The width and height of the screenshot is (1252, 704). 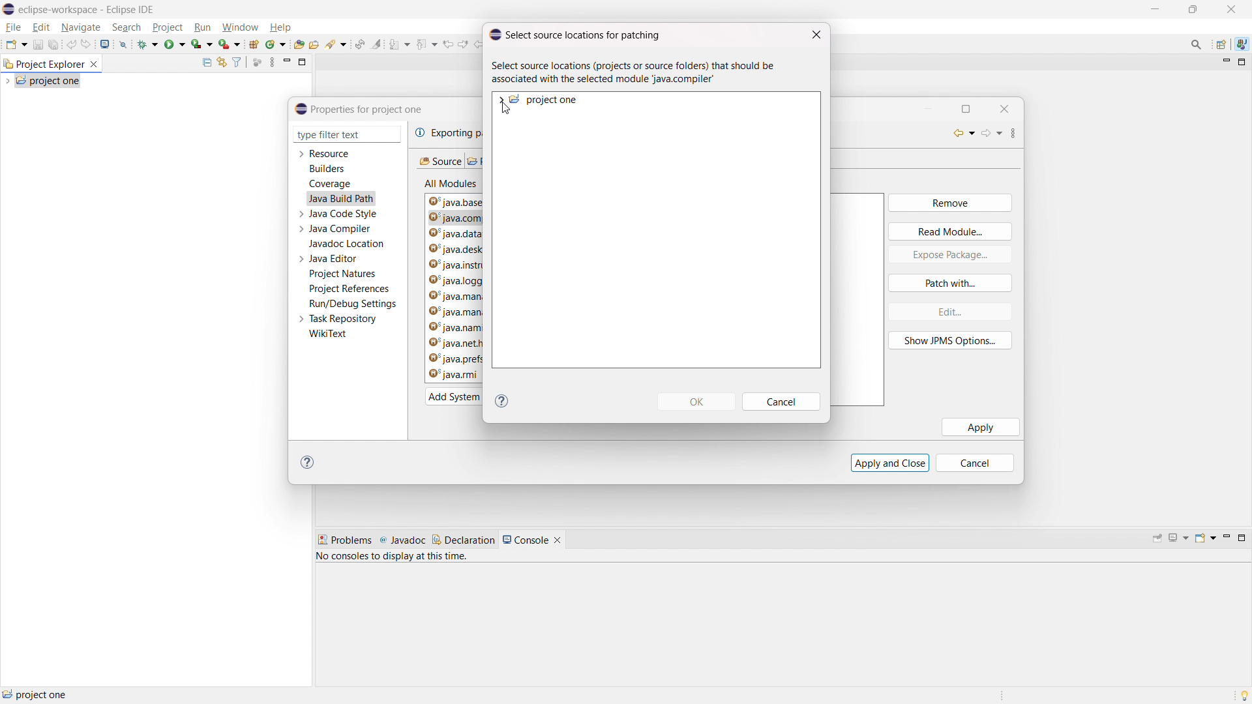 I want to click on toggle ant mark occurances, so click(x=377, y=44).